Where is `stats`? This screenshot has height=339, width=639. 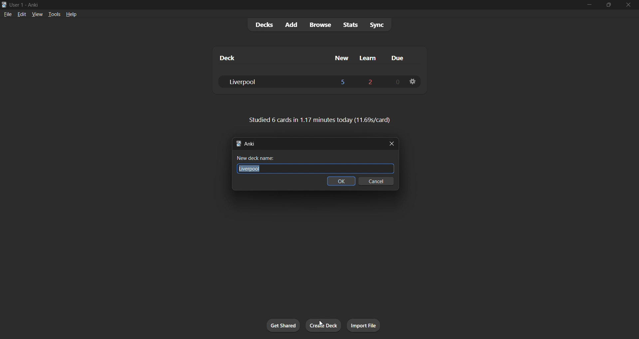
stats is located at coordinates (352, 24).